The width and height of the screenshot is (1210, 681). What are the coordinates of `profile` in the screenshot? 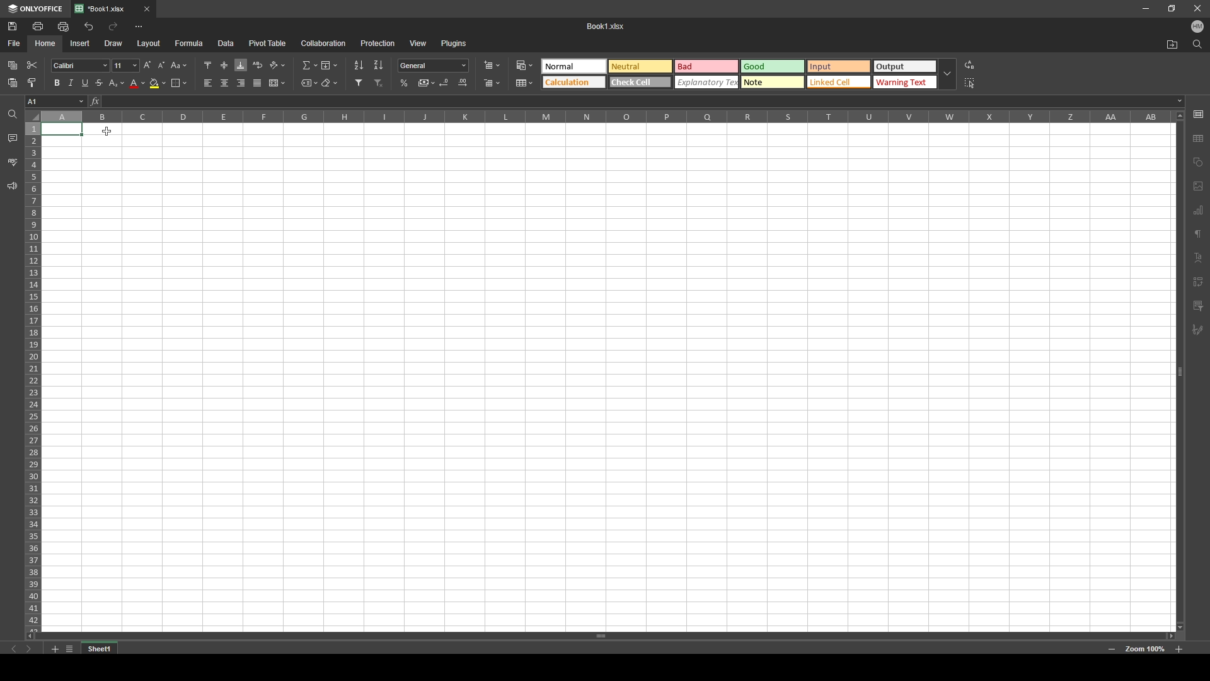 It's located at (1197, 26).